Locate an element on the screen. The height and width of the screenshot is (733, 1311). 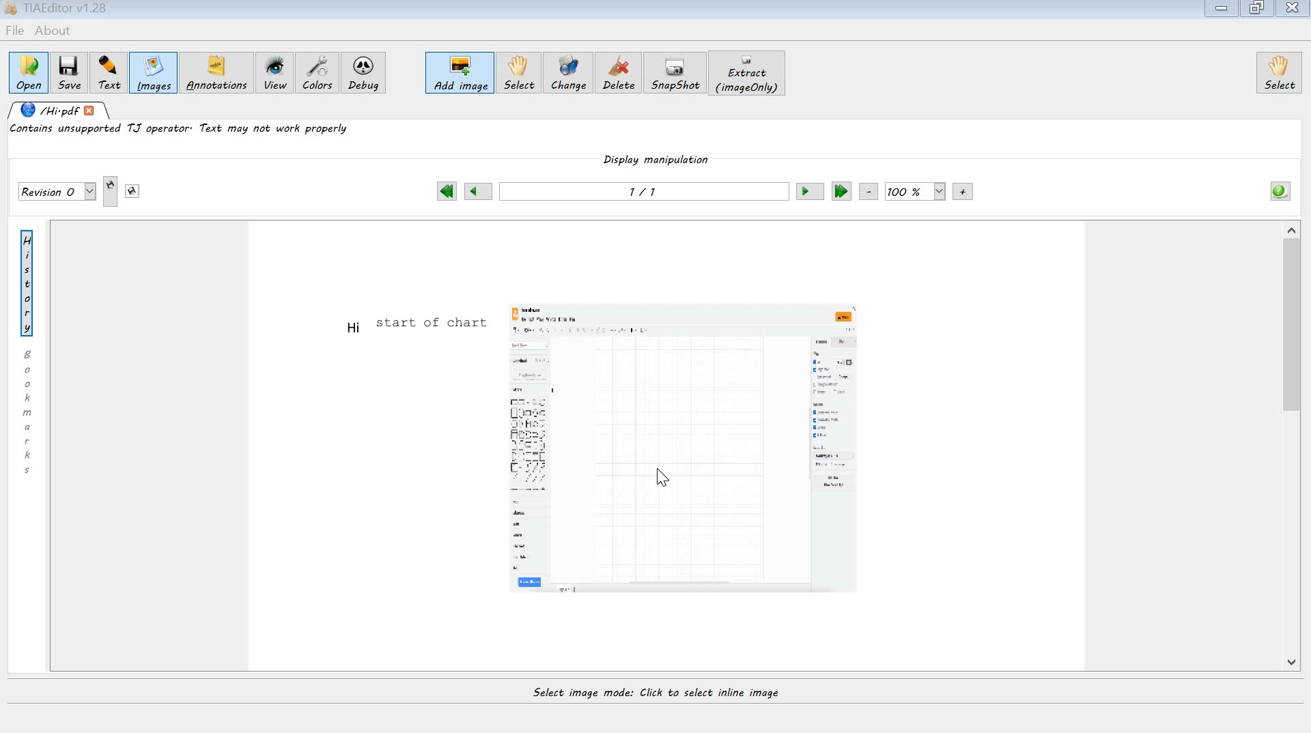
content unsupported TJ operator is located at coordinates (182, 132).